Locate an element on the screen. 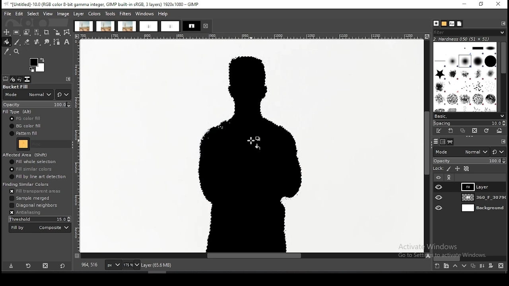 Image resolution: width=509 pixels, height=286 pixels. eraser tool is located at coordinates (27, 42).